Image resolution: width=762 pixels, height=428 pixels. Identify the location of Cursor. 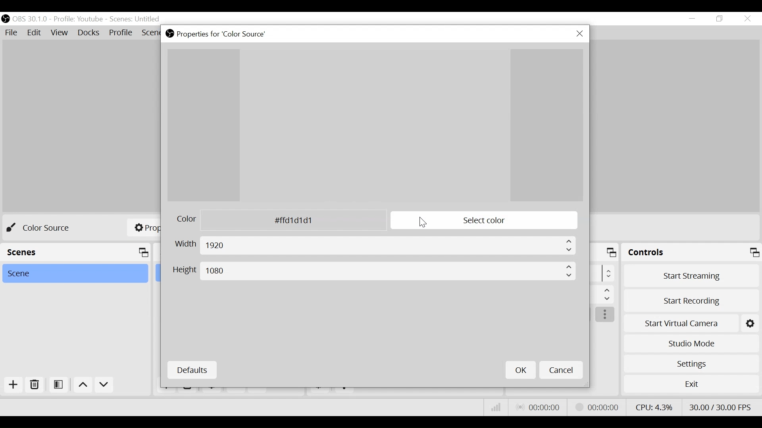
(423, 222).